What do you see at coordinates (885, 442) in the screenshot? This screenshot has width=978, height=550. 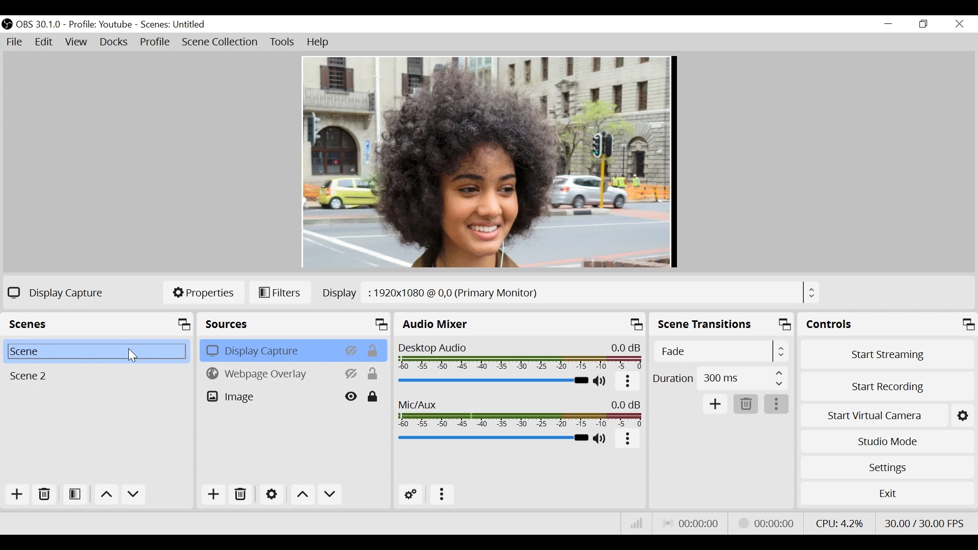 I see `Studio Mode` at bounding box center [885, 442].